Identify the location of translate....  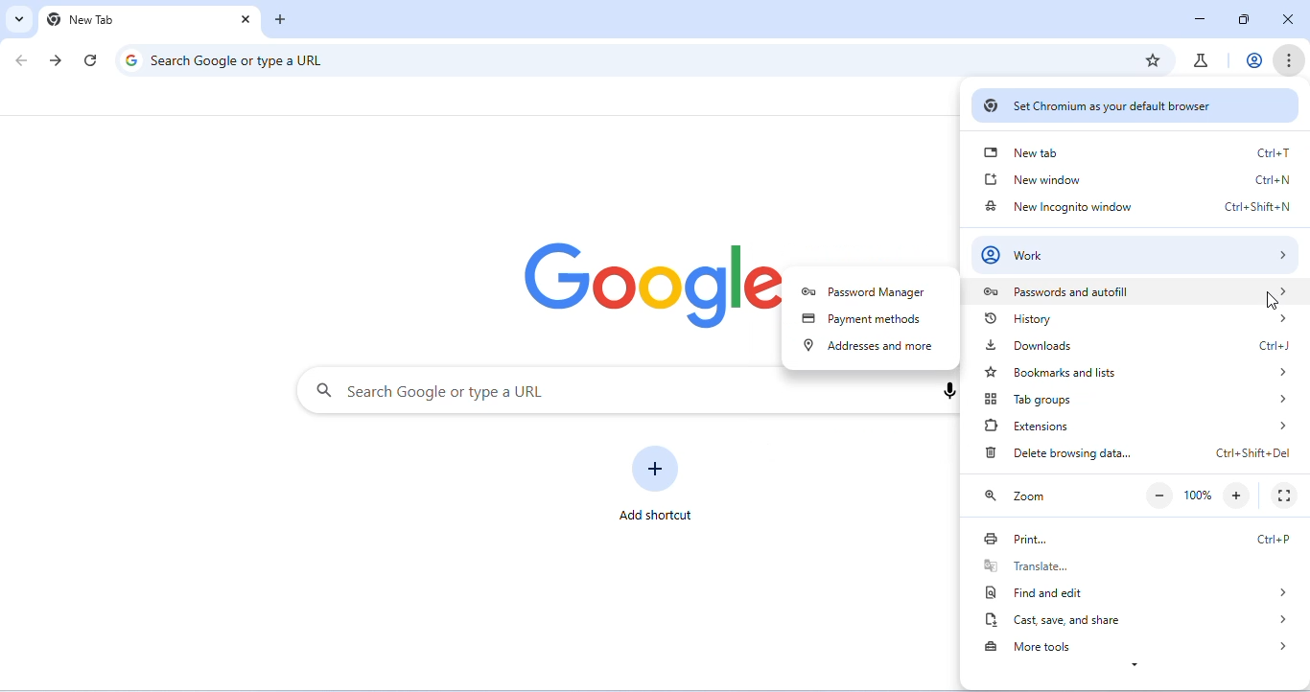
(1133, 565).